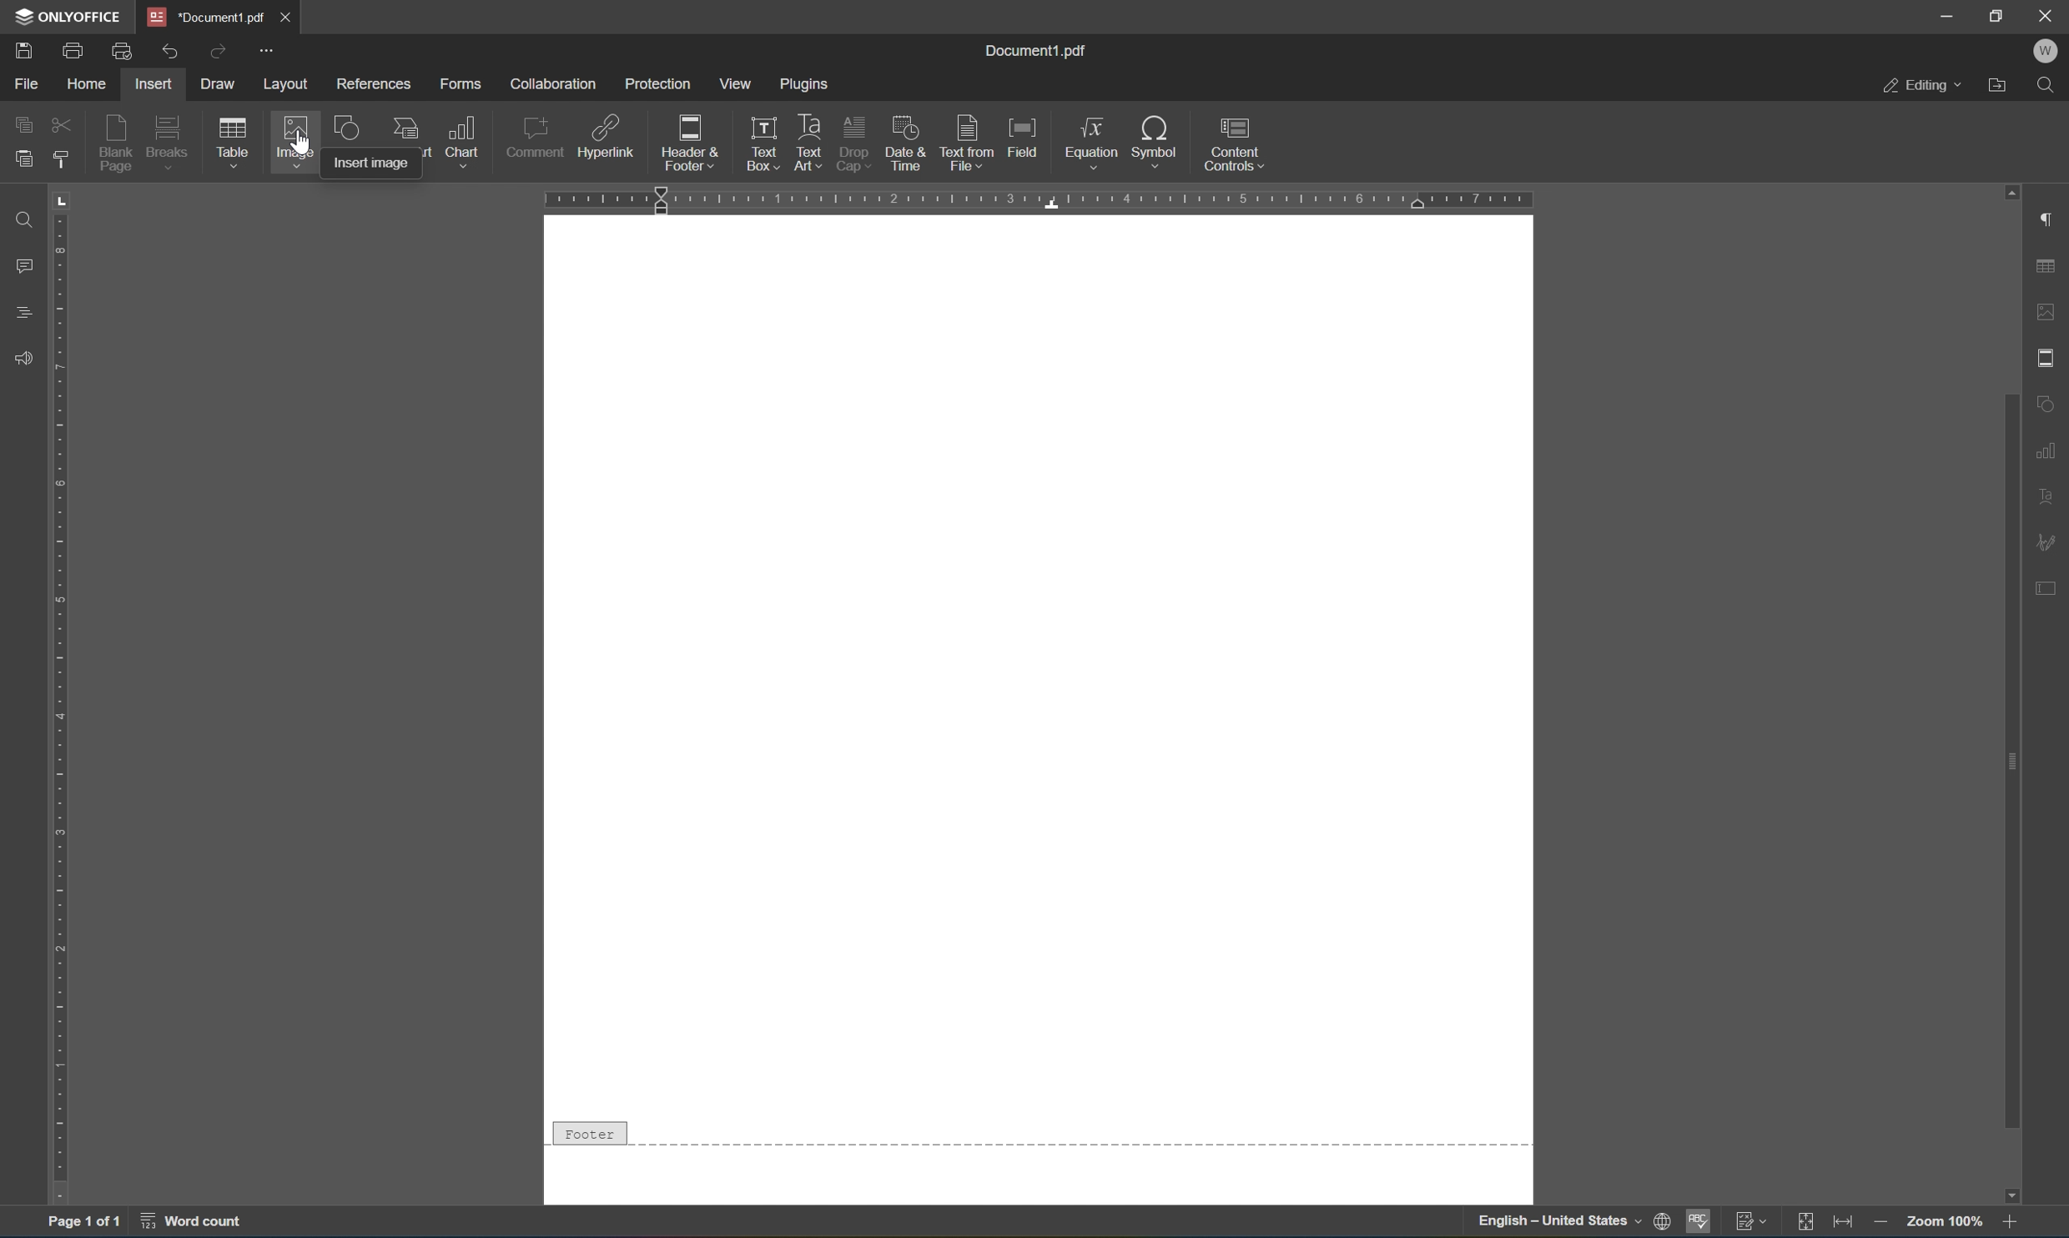  What do you see at coordinates (554, 84) in the screenshot?
I see `collaboration` at bounding box center [554, 84].